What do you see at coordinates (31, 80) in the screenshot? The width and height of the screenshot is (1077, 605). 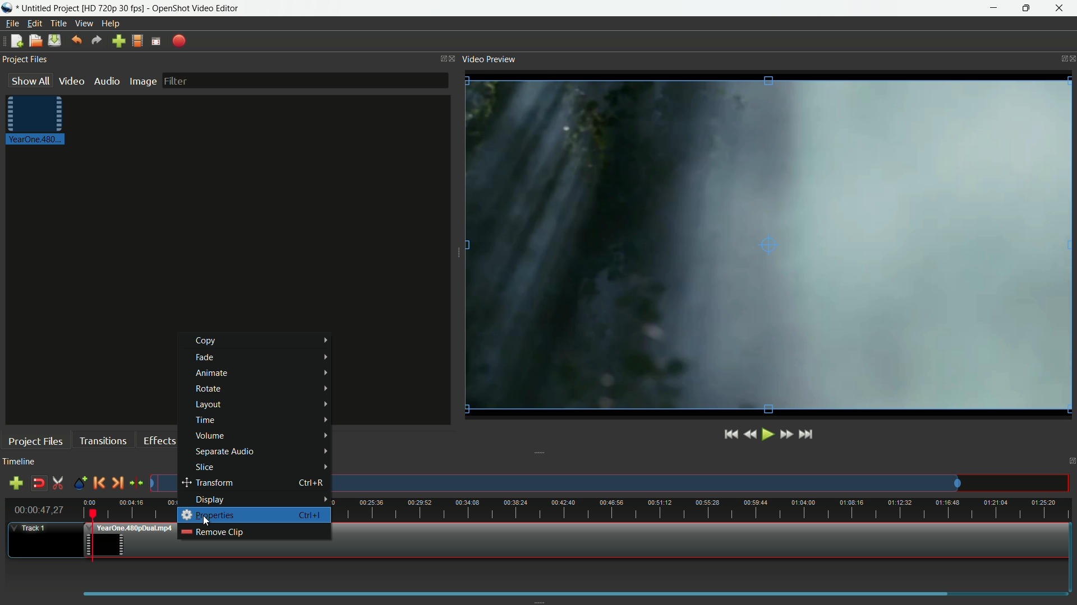 I see `show all` at bounding box center [31, 80].